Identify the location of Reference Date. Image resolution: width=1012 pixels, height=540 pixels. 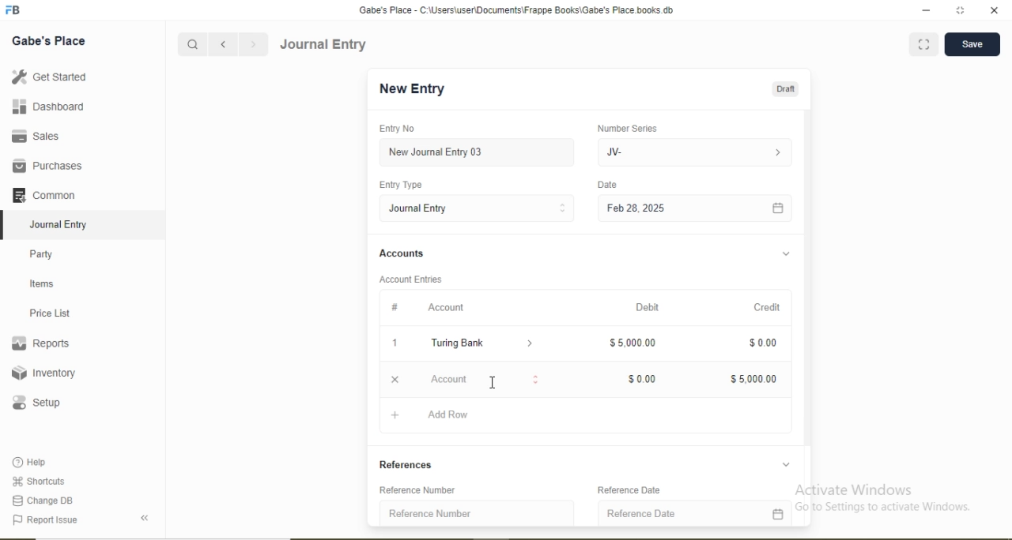
(642, 513).